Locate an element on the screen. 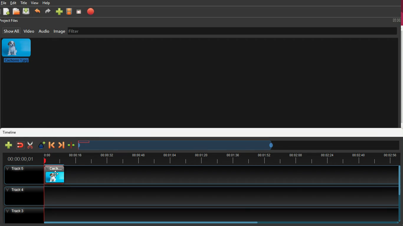  track is located at coordinates (197, 196).